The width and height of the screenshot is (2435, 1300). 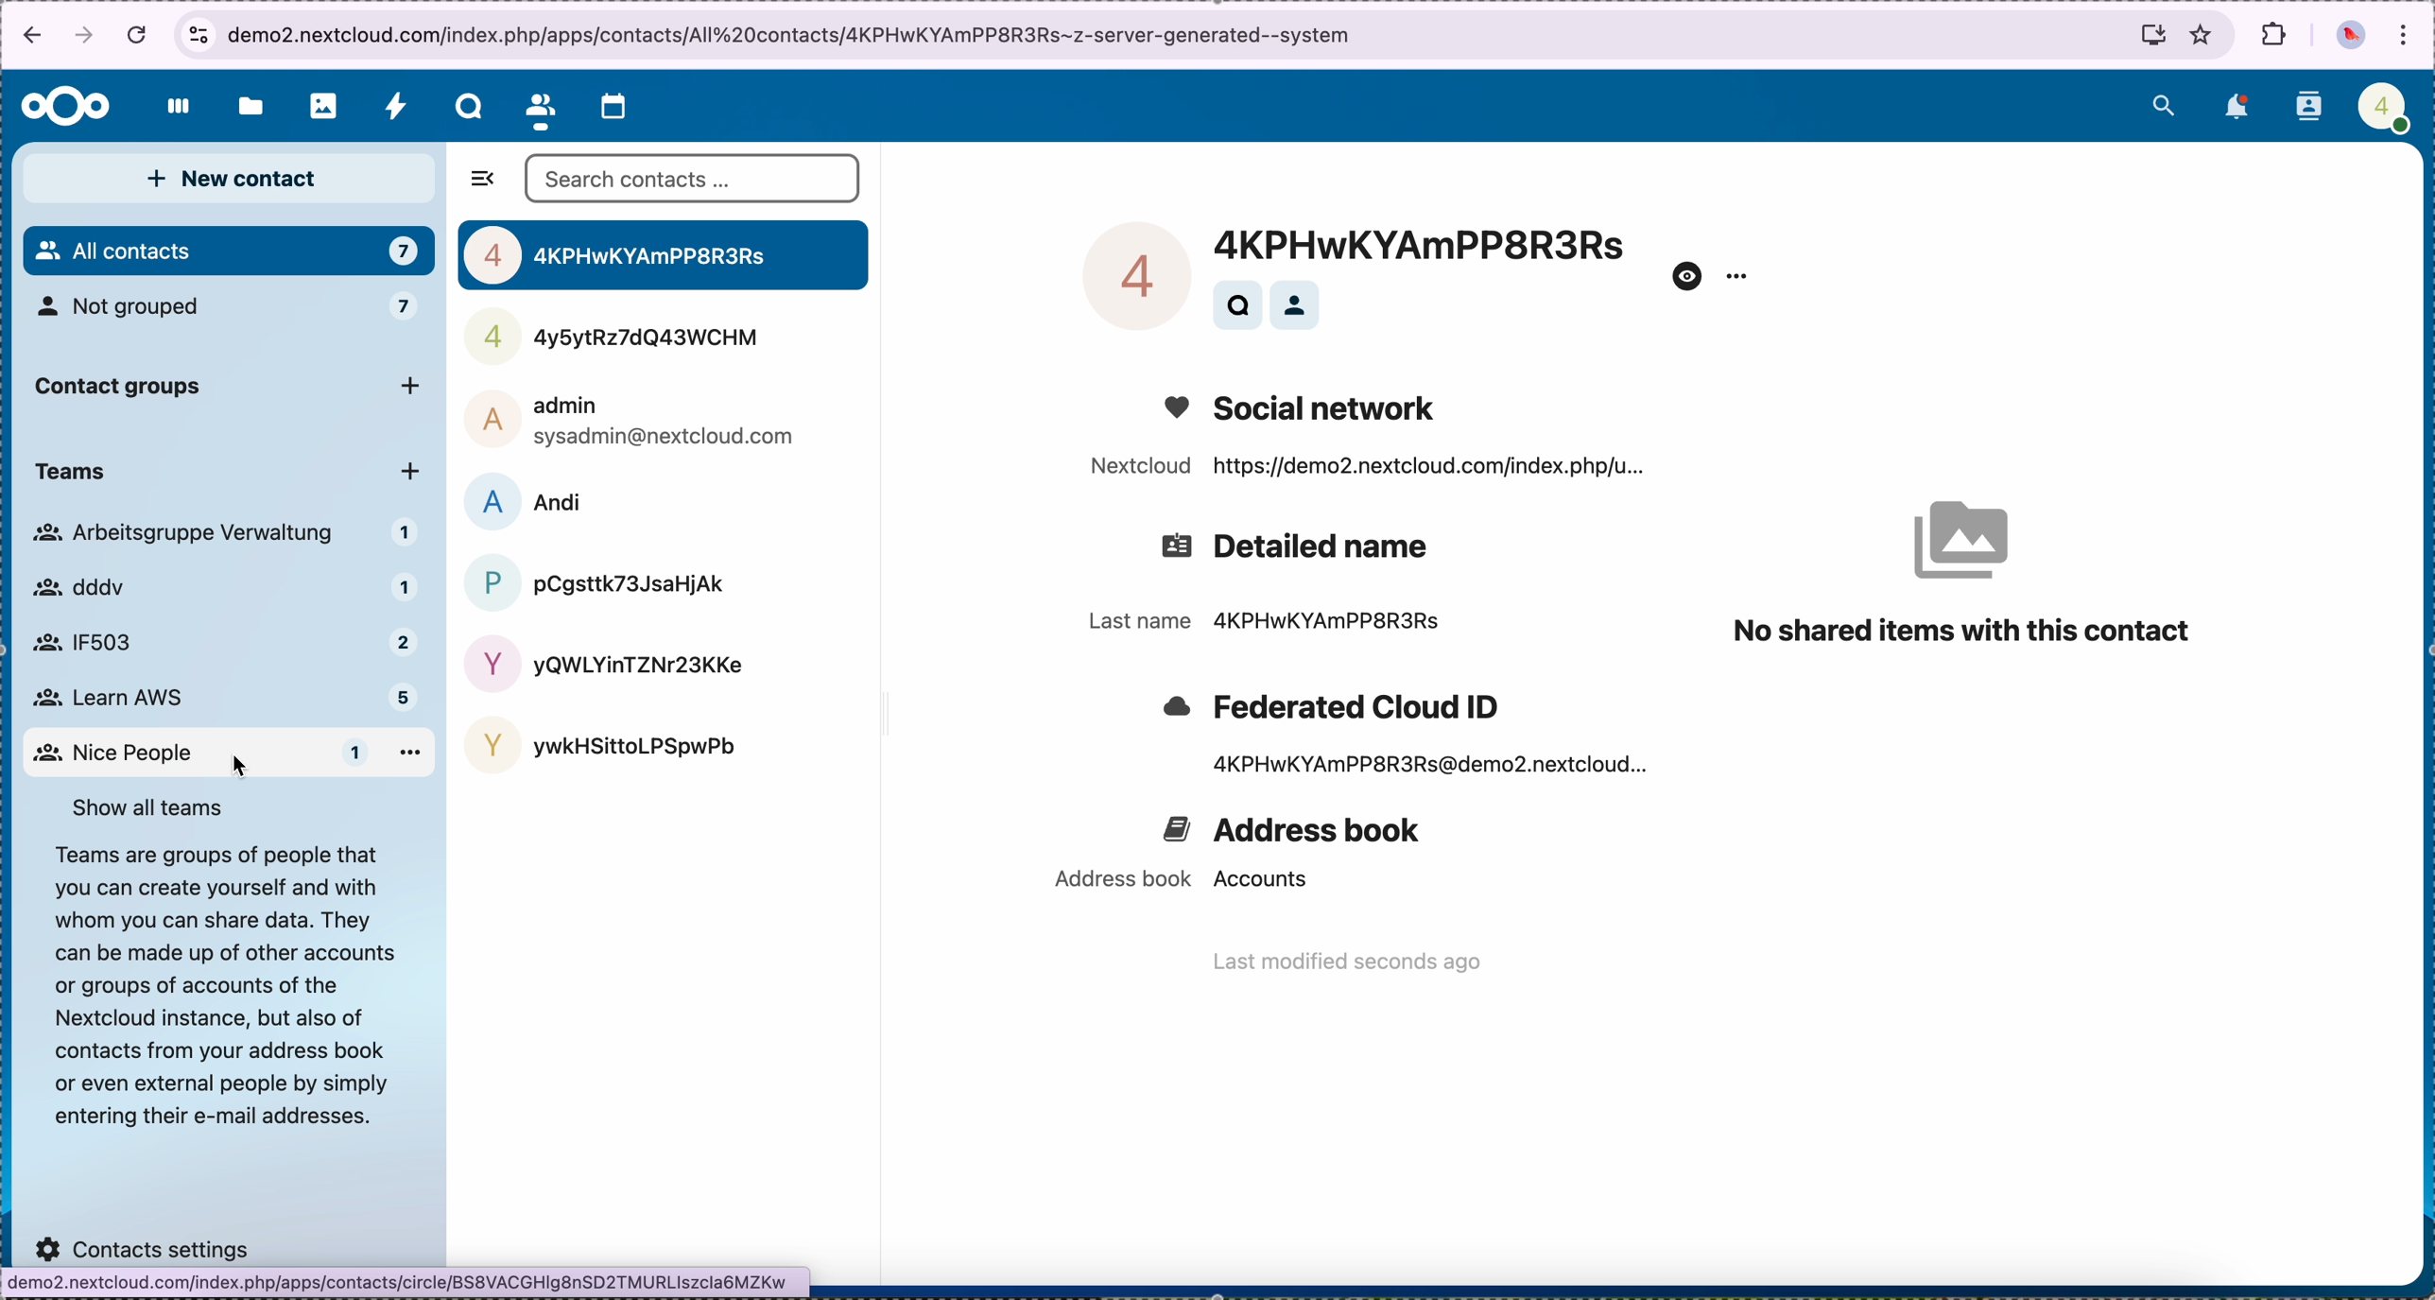 What do you see at coordinates (794, 33) in the screenshot?
I see `URL` at bounding box center [794, 33].